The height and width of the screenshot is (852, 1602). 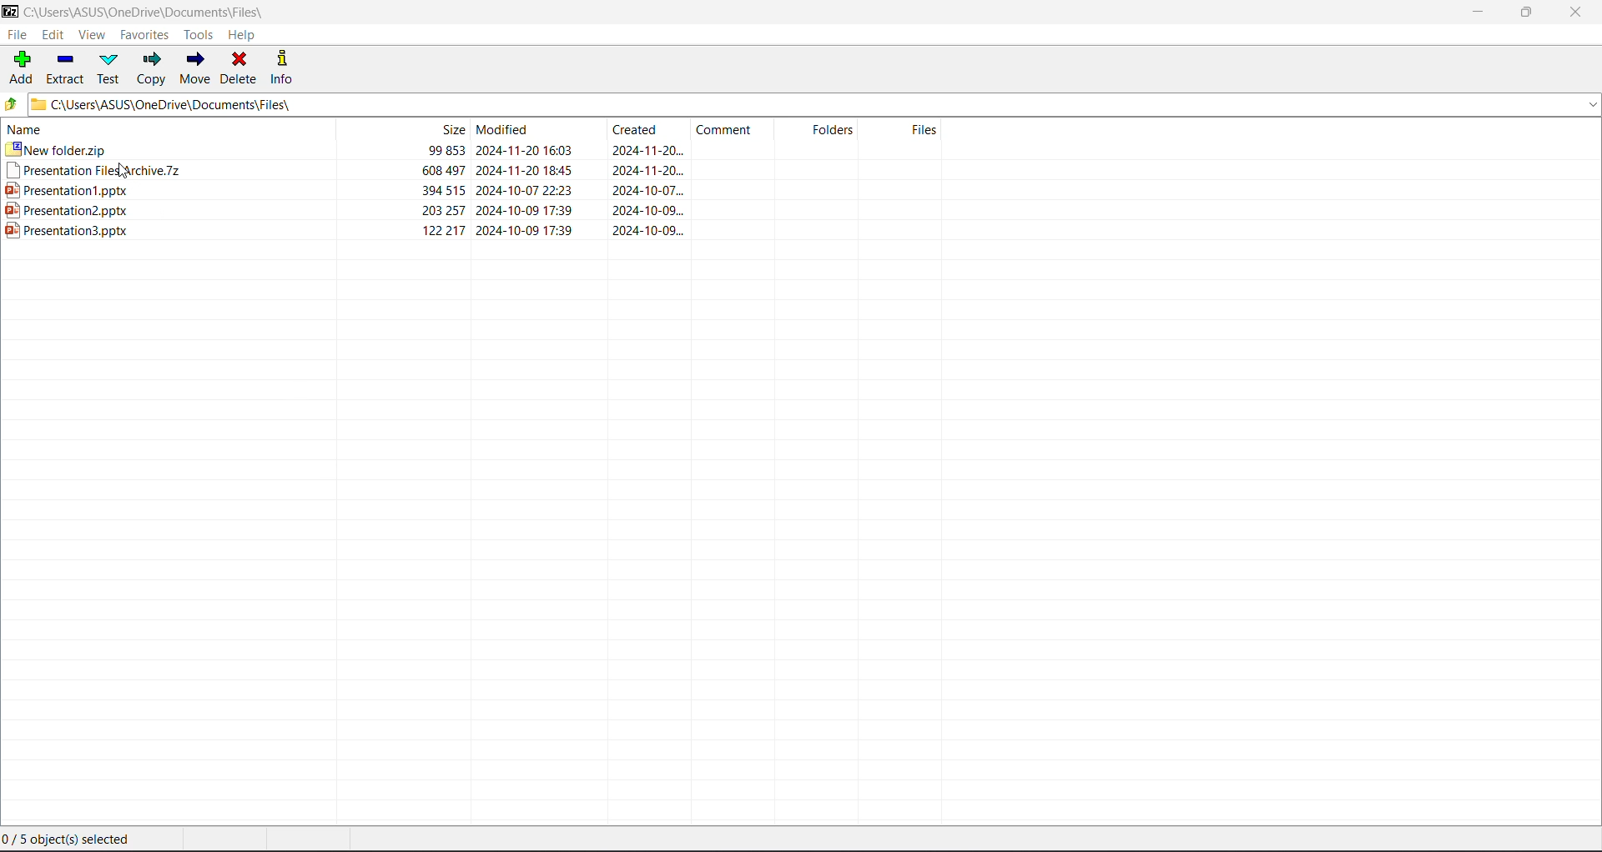 I want to click on Info, so click(x=284, y=68).